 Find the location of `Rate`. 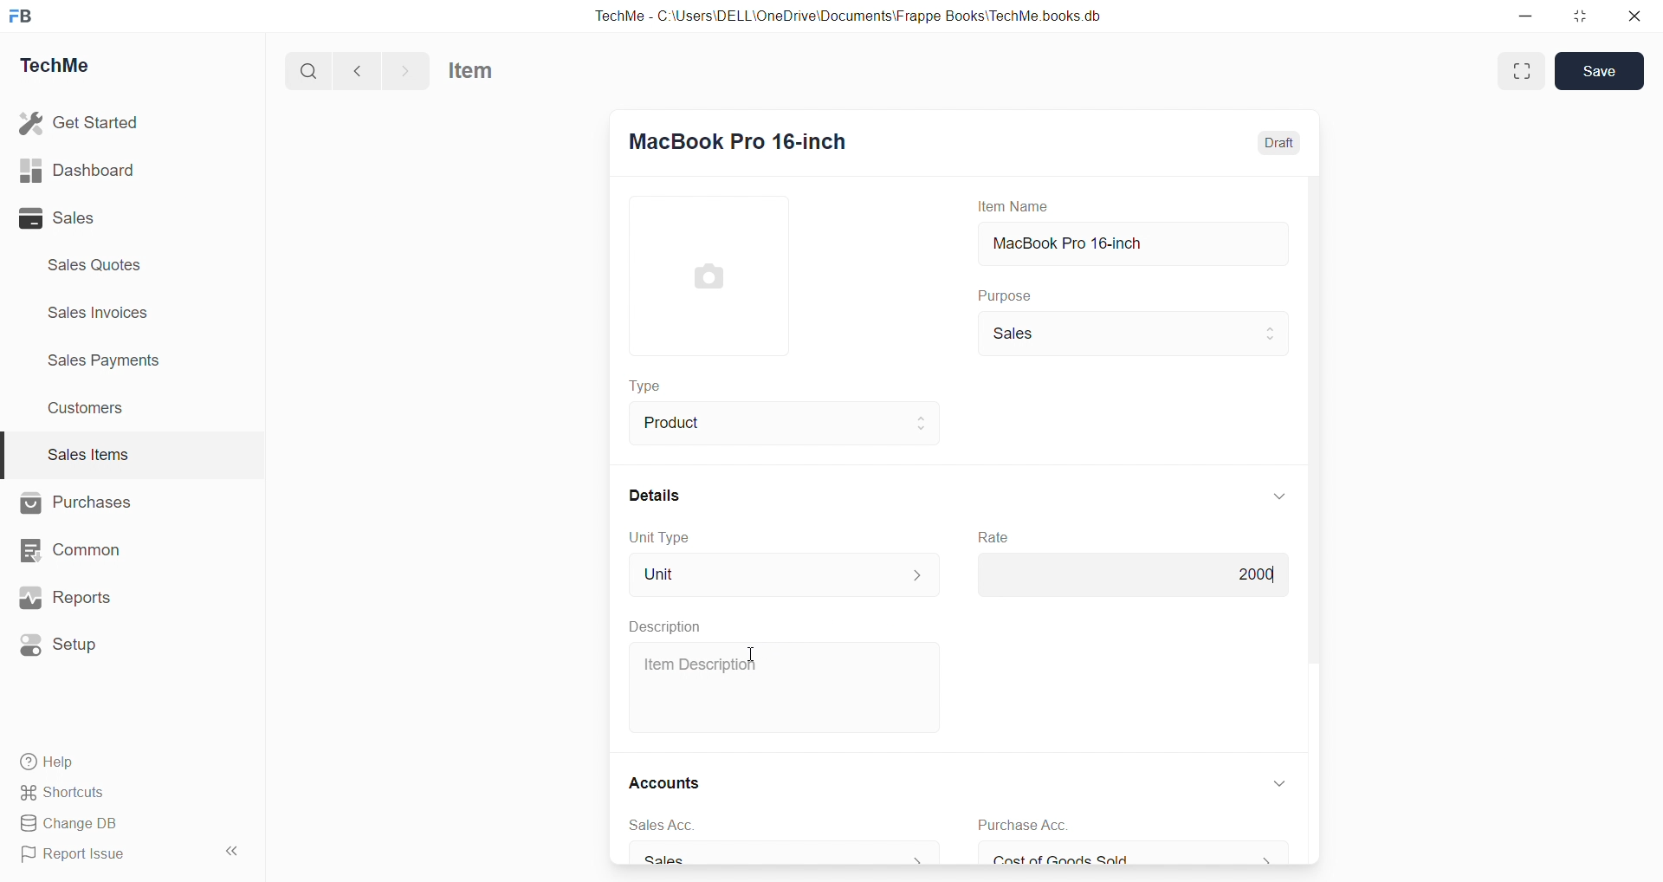

Rate is located at coordinates (993, 537).